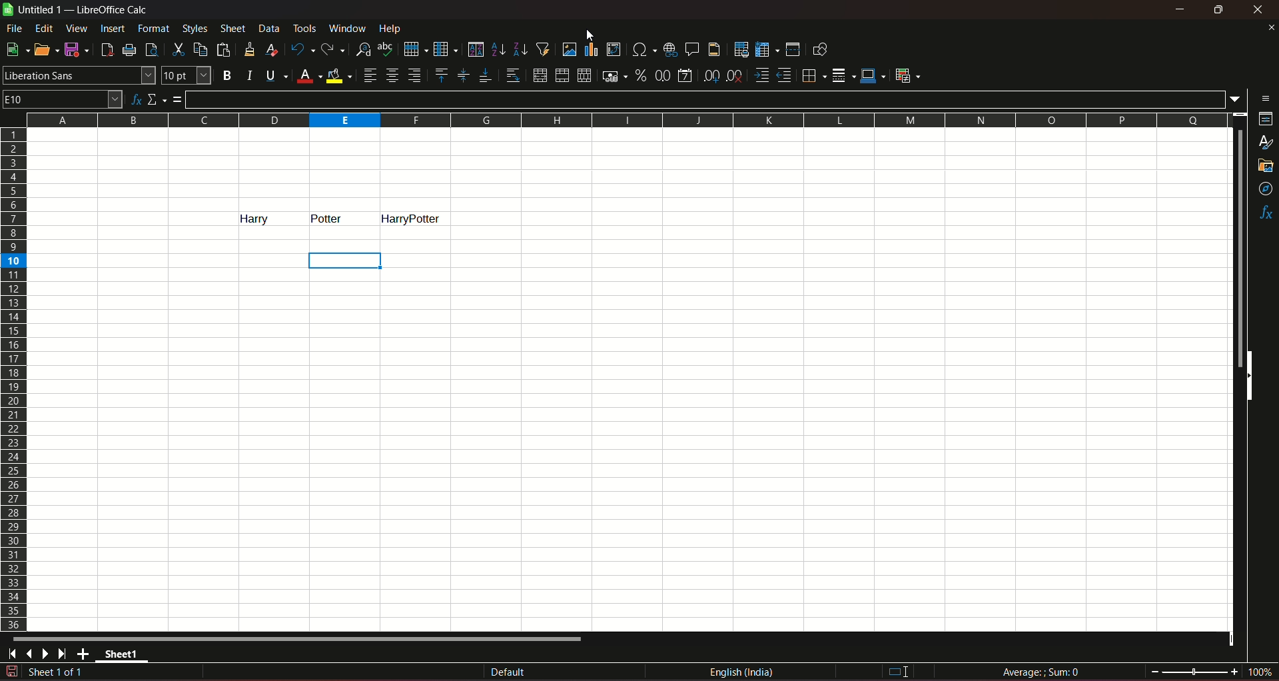 The height and width of the screenshot is (681, 1279). I want to click on edit, so click(45, 28).